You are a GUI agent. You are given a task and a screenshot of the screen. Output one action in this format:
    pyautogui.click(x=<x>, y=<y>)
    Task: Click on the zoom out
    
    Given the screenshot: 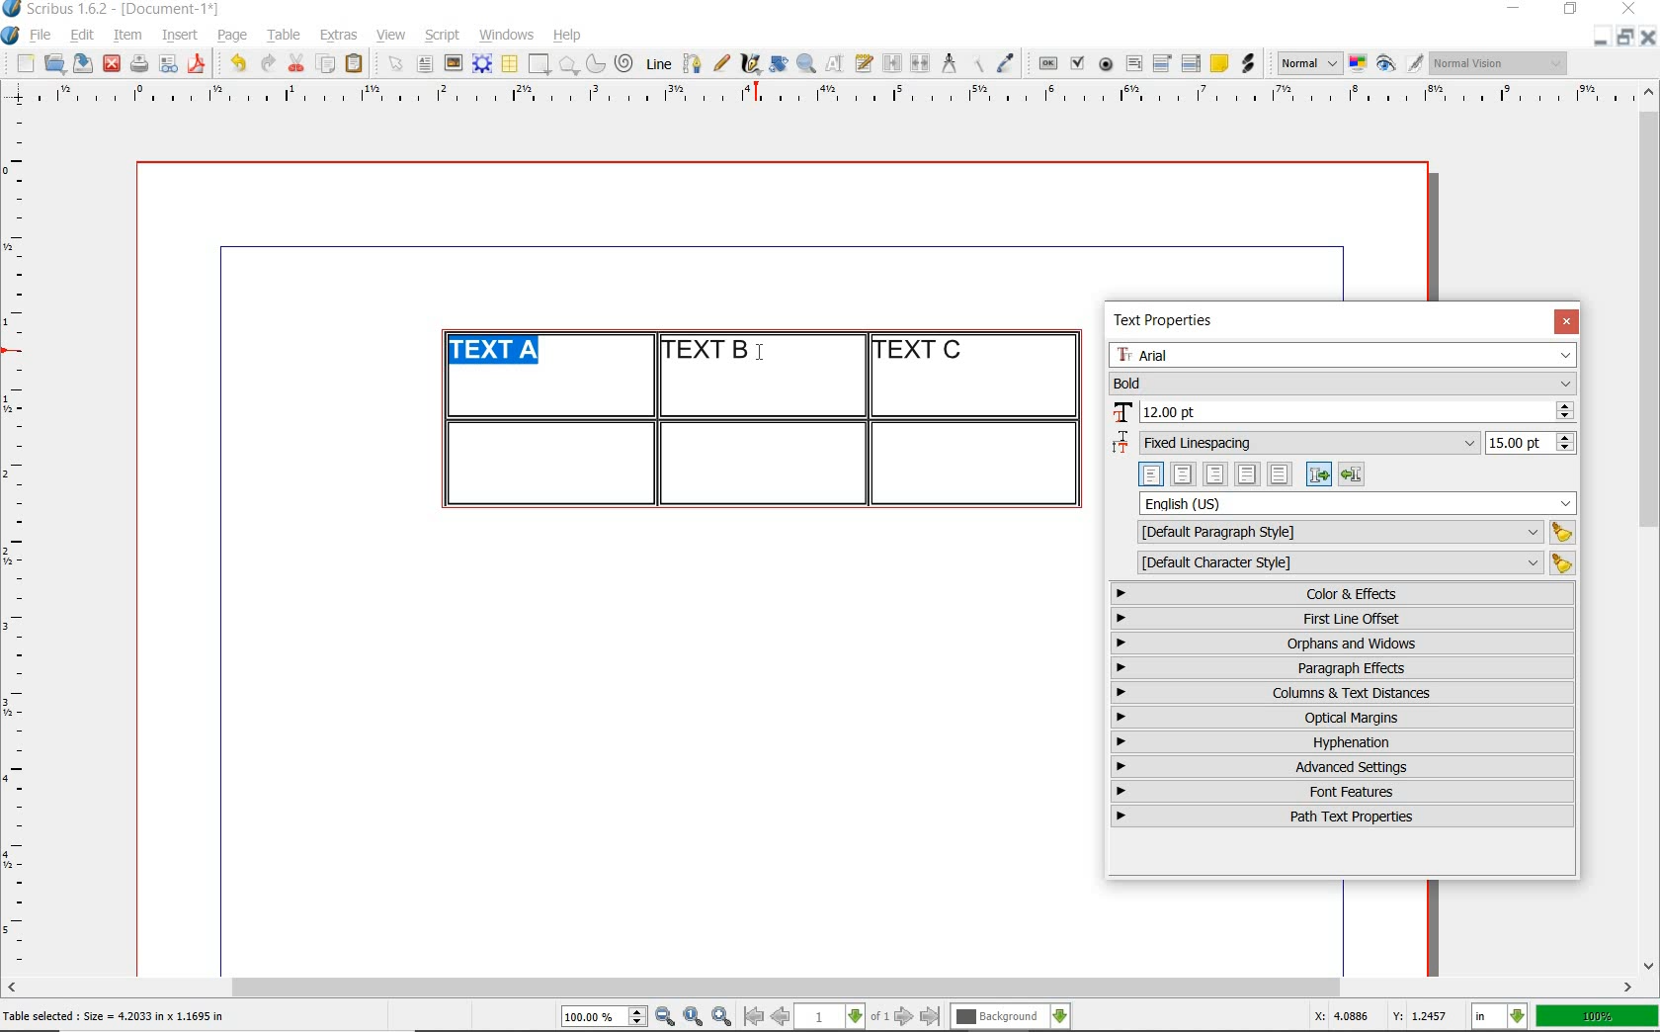 What is the action you would take?
    pyautogui.click(x=665, y=1017)
    